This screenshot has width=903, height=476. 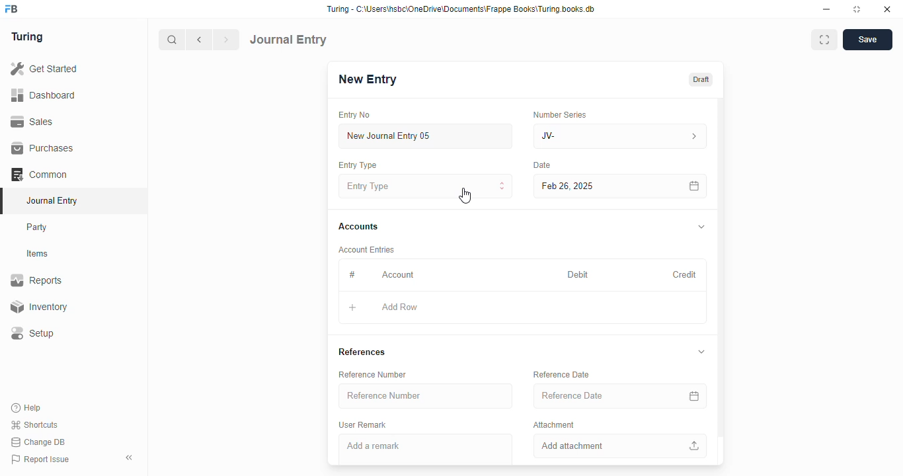 What do you see at coordinates (37, 280) in the screenshot?
I see `reports` at bounding box center [37, 280].